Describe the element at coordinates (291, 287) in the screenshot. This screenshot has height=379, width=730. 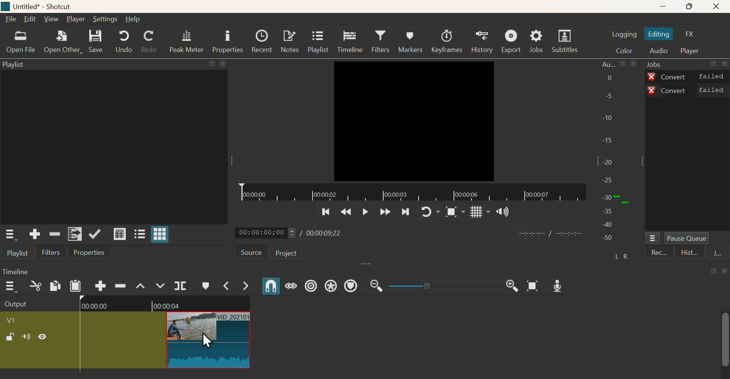
I see `` at that location.